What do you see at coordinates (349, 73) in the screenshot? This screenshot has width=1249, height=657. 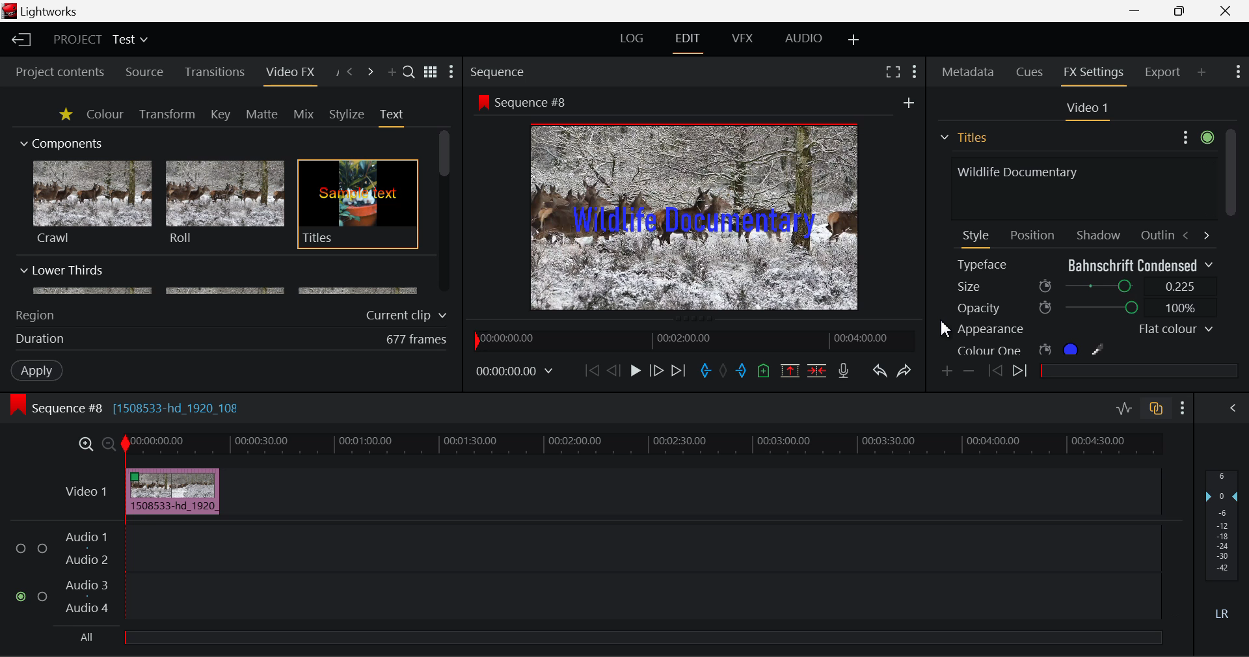 I see `Previous Panel` at bounding box center [349, 73].